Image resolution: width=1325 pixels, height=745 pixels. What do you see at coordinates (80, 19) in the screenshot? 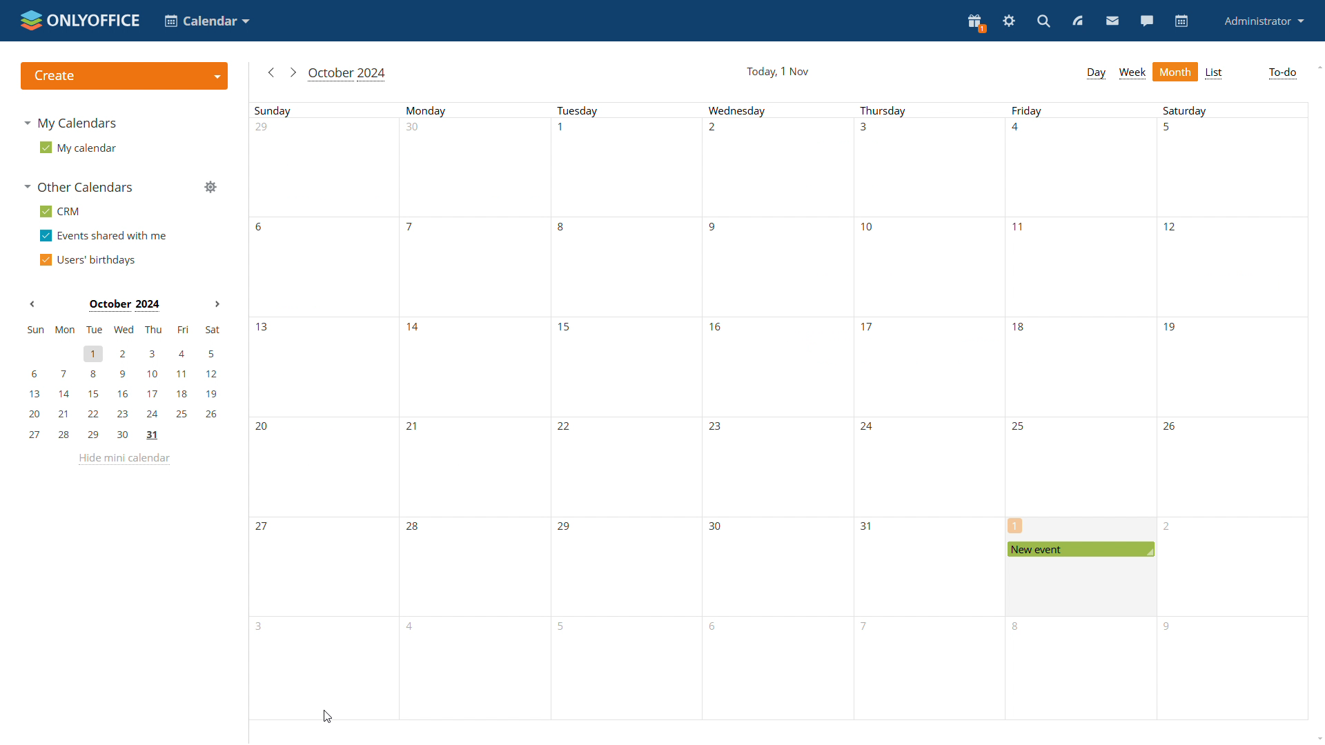
I see `logo` at bounding box center [80, 19].